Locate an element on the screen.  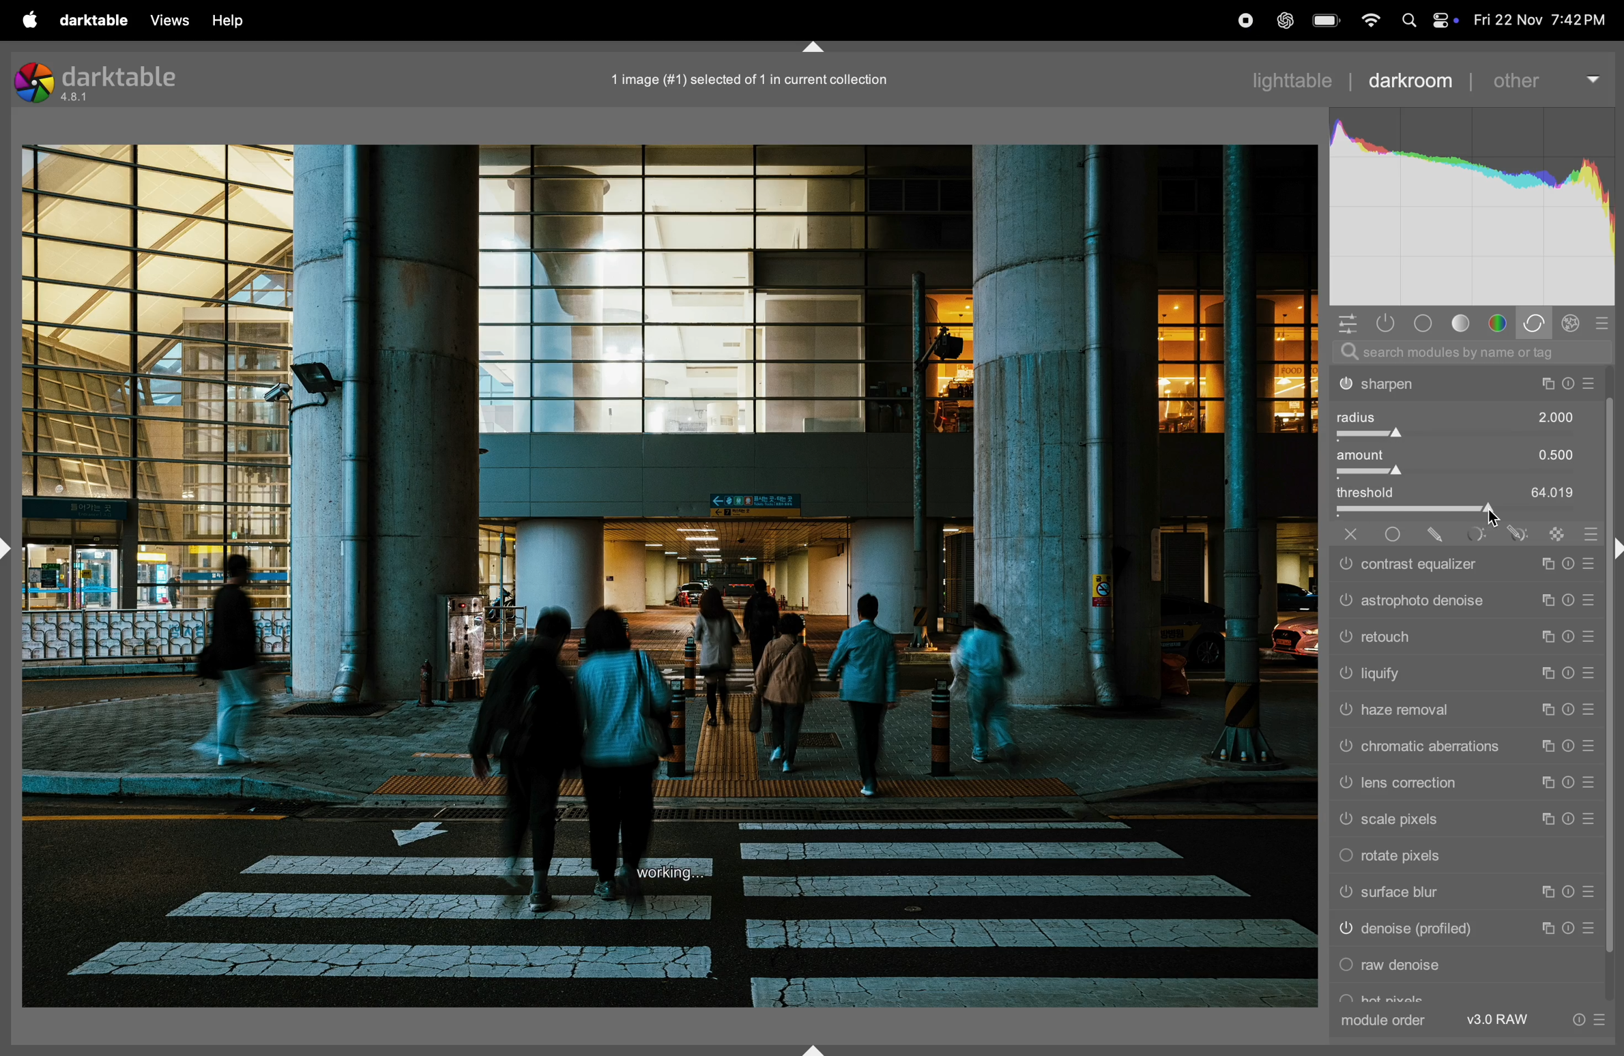
shartpen is located at coordinates (1467, 385).